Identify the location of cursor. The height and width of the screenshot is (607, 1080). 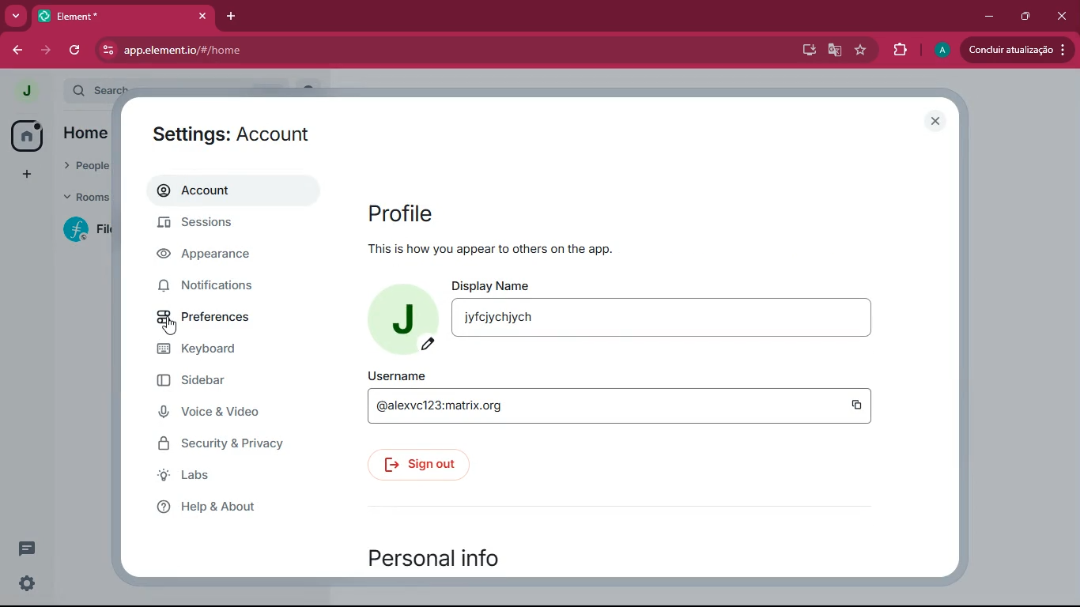
(170, 326).